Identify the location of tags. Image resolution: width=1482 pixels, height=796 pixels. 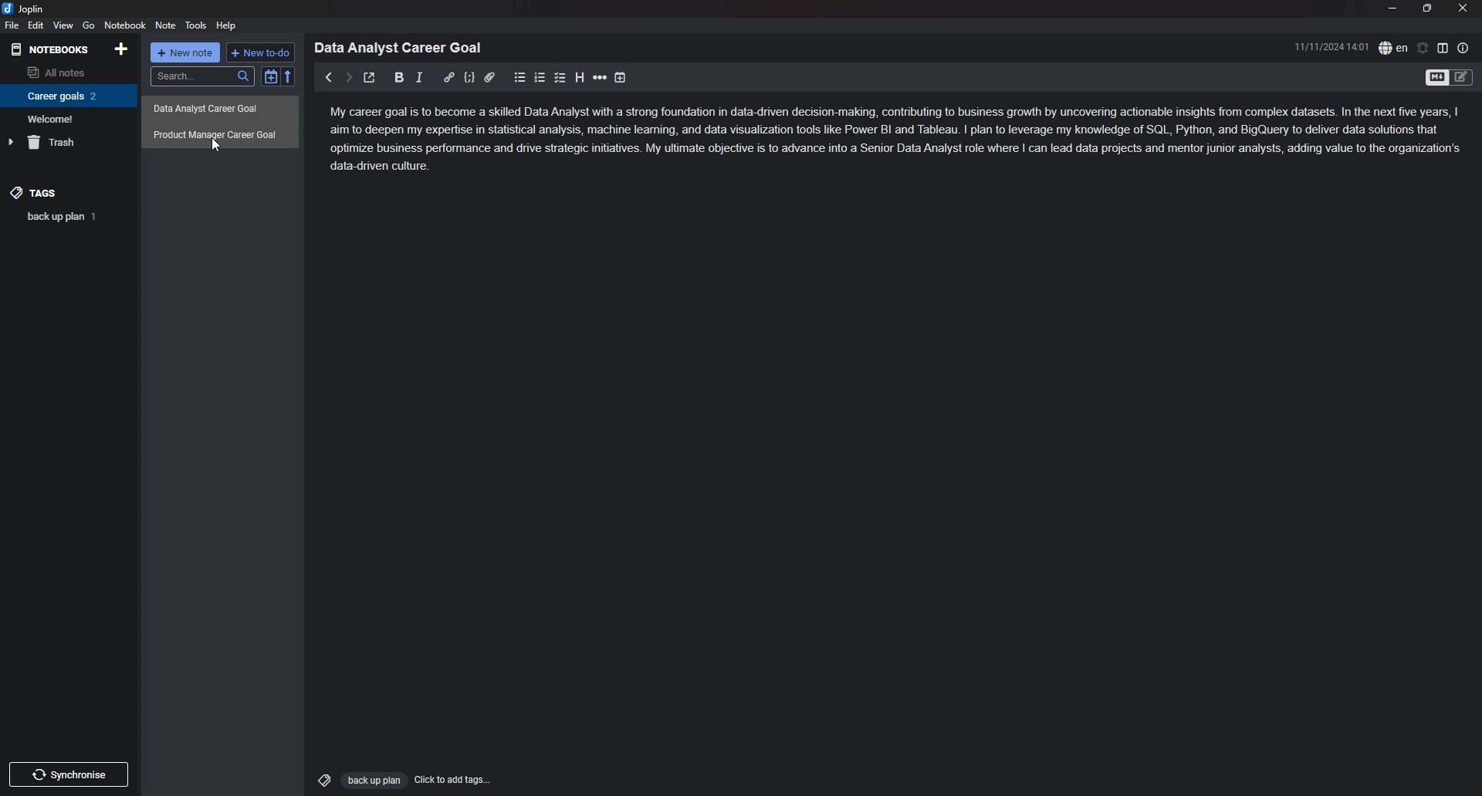
(68, 193).